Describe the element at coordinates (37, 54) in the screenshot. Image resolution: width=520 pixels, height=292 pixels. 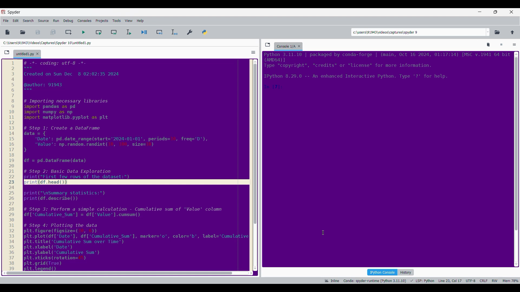
I see `Close tab` at that location.